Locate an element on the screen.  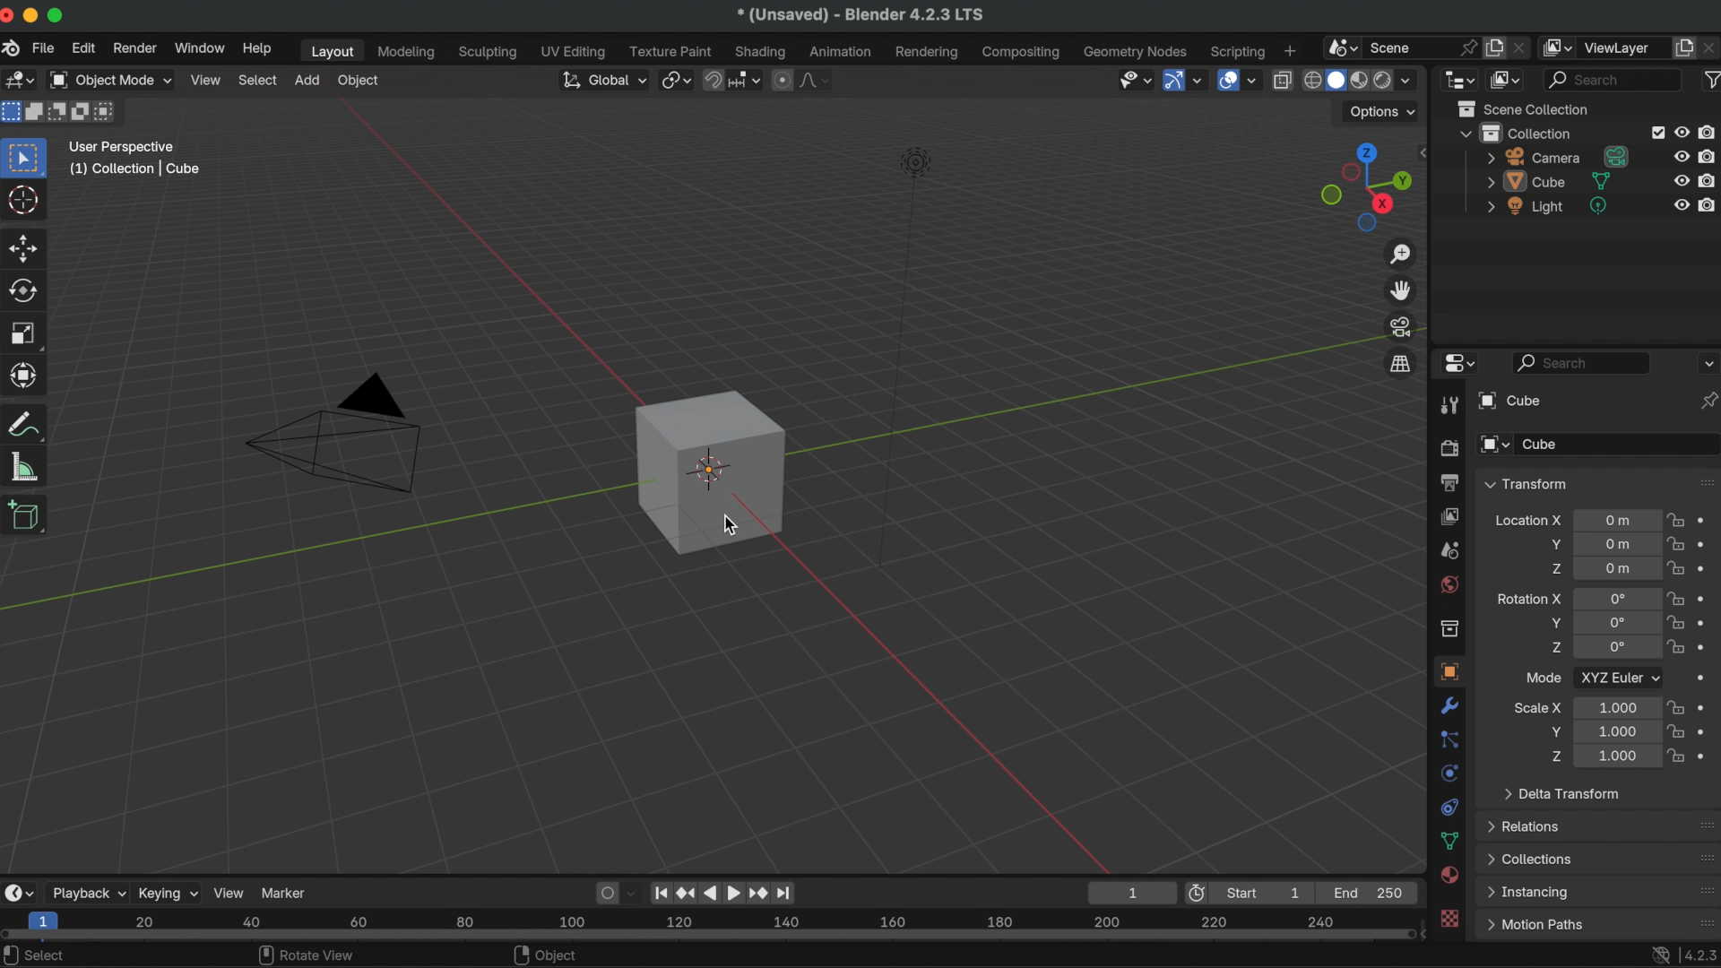
measure is located at coordinates (25, 465).